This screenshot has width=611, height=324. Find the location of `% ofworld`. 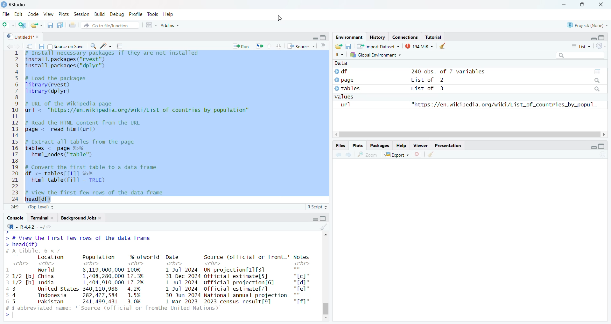

% ofworld is located at coordinates (145, 256).